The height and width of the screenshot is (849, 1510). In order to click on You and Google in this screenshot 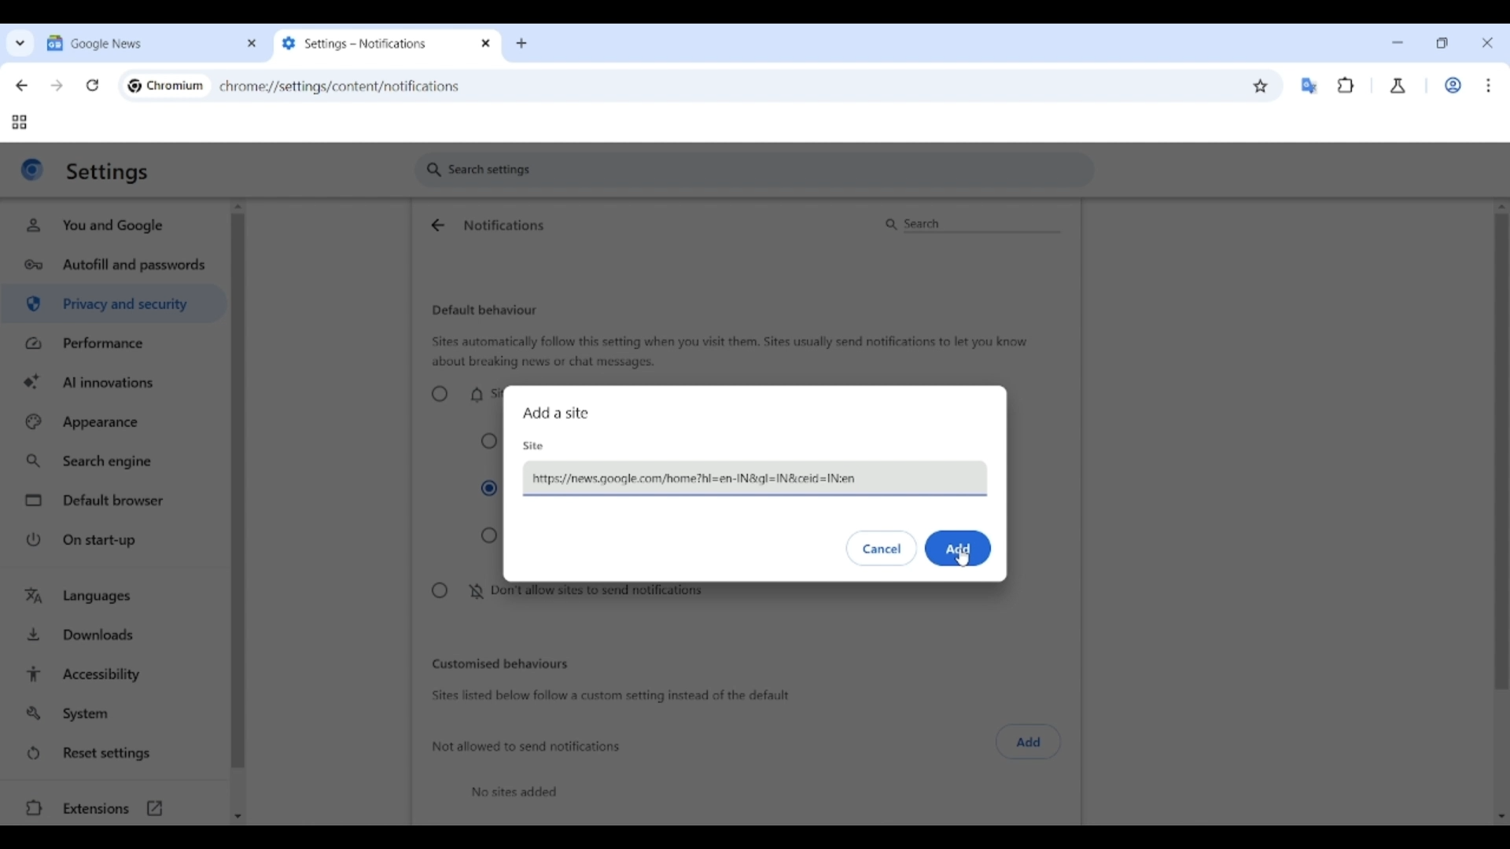, I will do `click(111, 226)`.